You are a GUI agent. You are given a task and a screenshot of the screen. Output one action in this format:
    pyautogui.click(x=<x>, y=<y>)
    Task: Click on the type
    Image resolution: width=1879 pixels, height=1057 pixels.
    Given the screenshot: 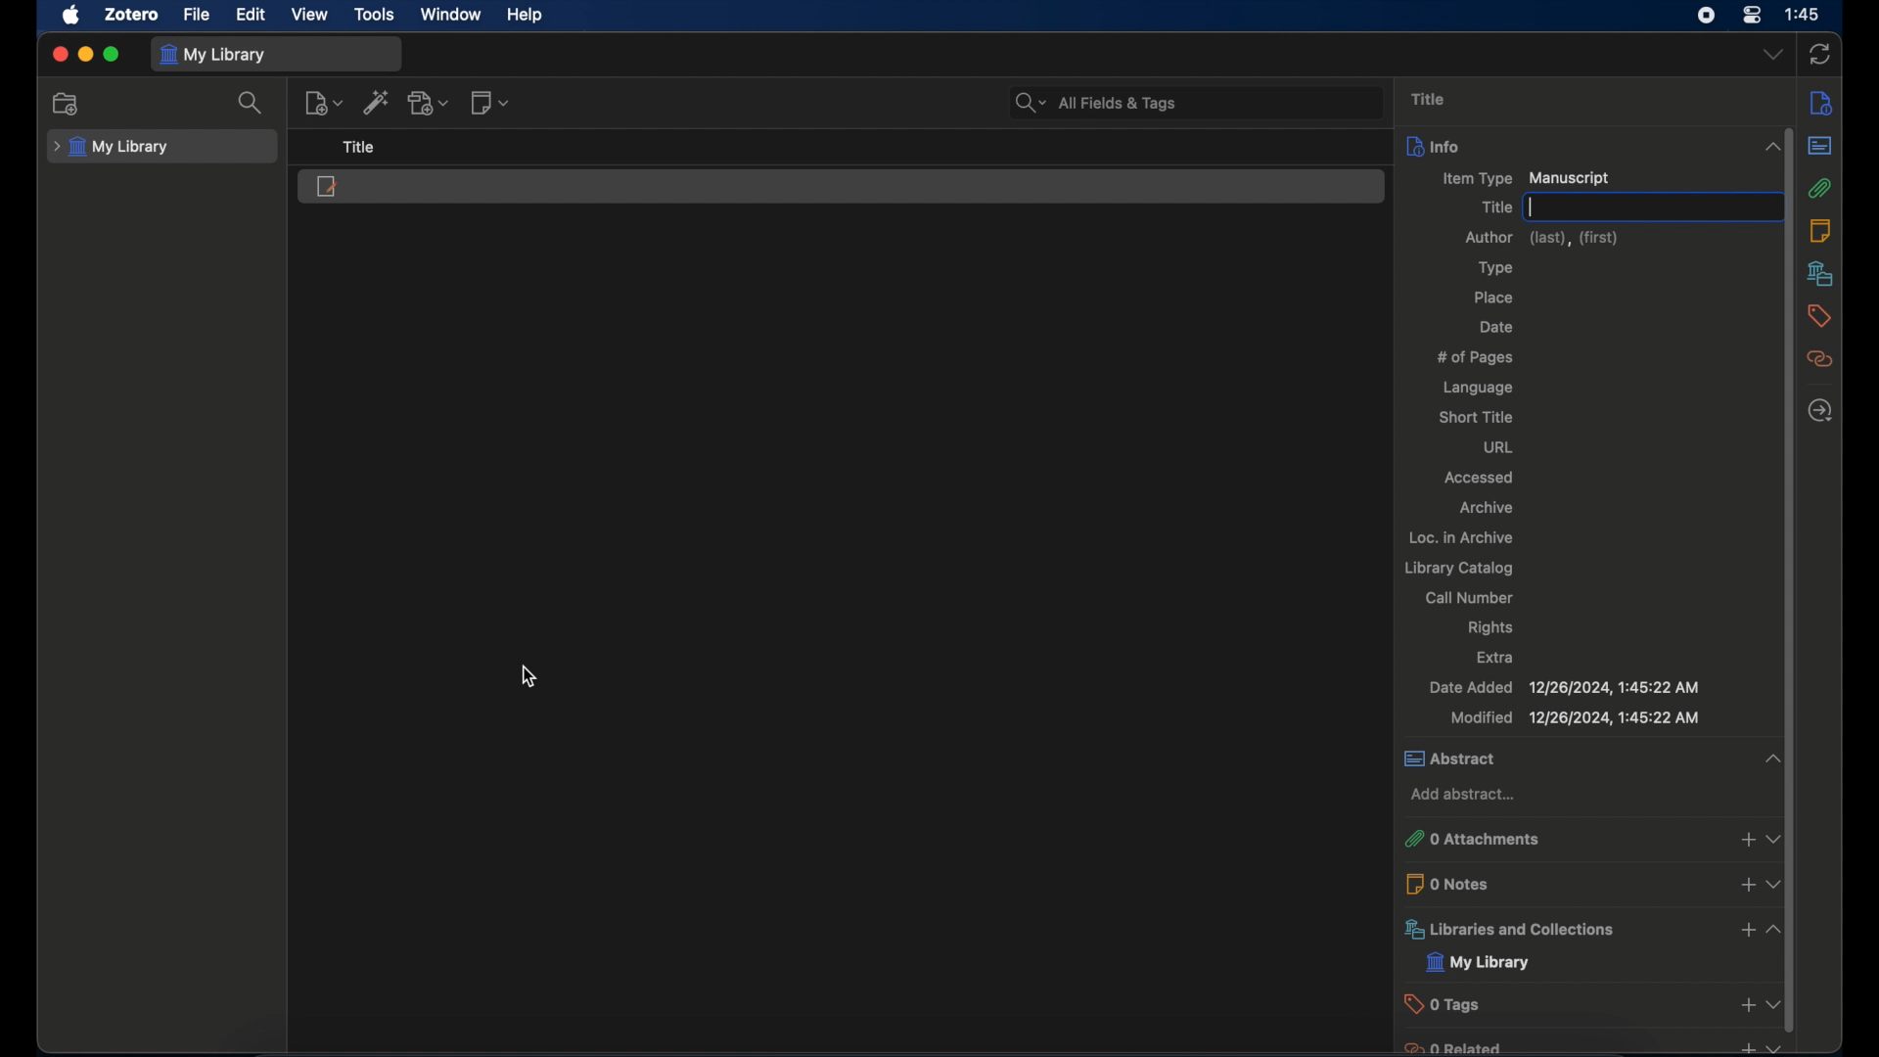 What is the action you would take?
    pyautogui.click(x=1496, y=268)
    